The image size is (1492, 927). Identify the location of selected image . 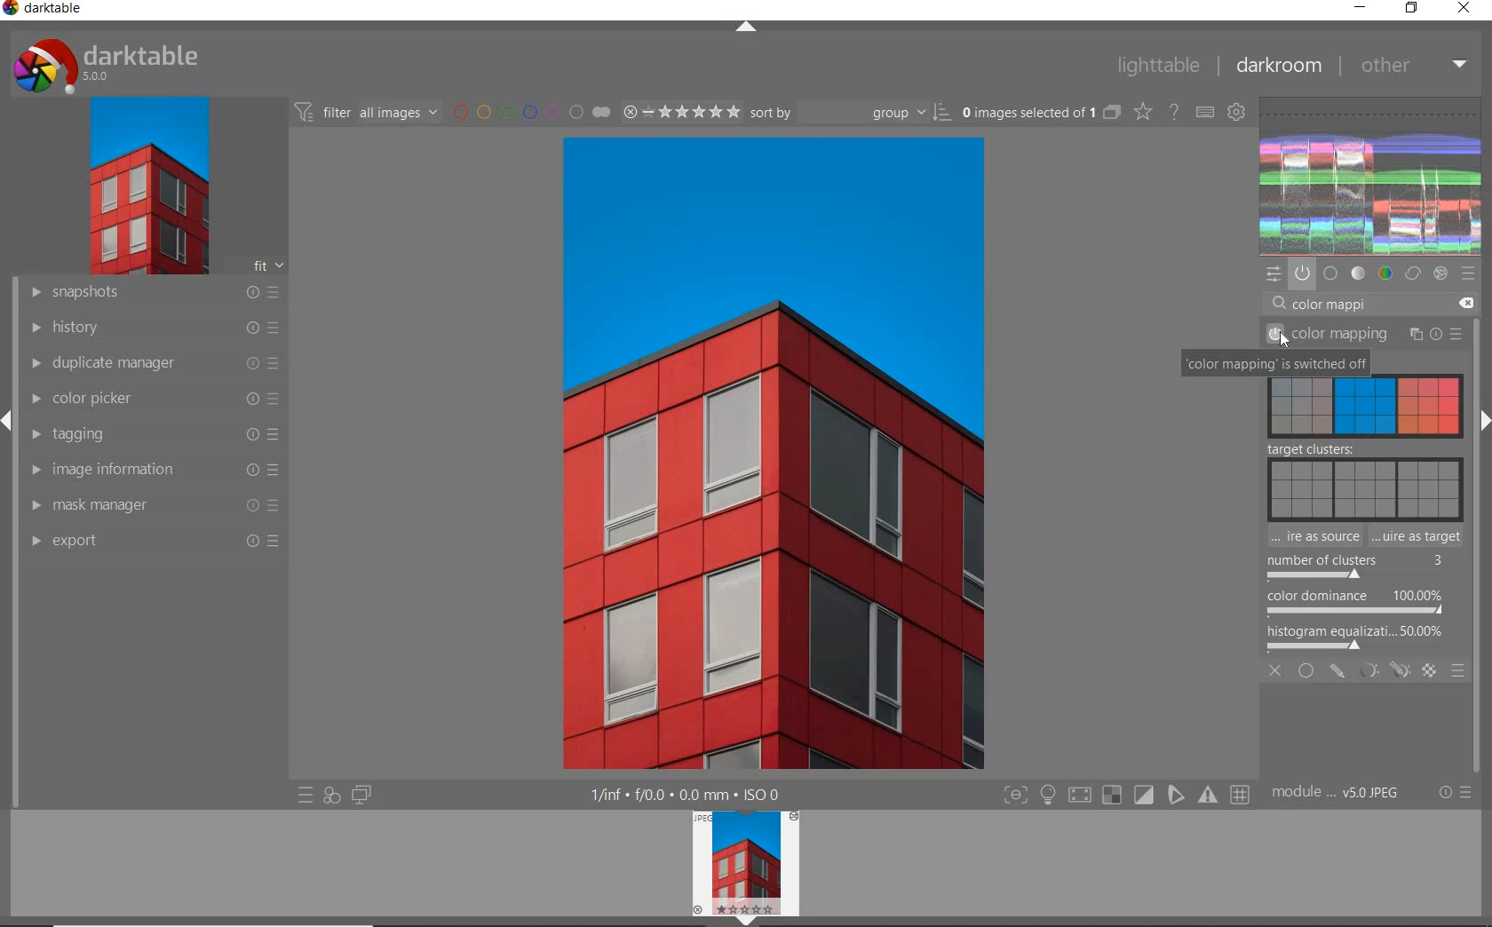
(718, 453).